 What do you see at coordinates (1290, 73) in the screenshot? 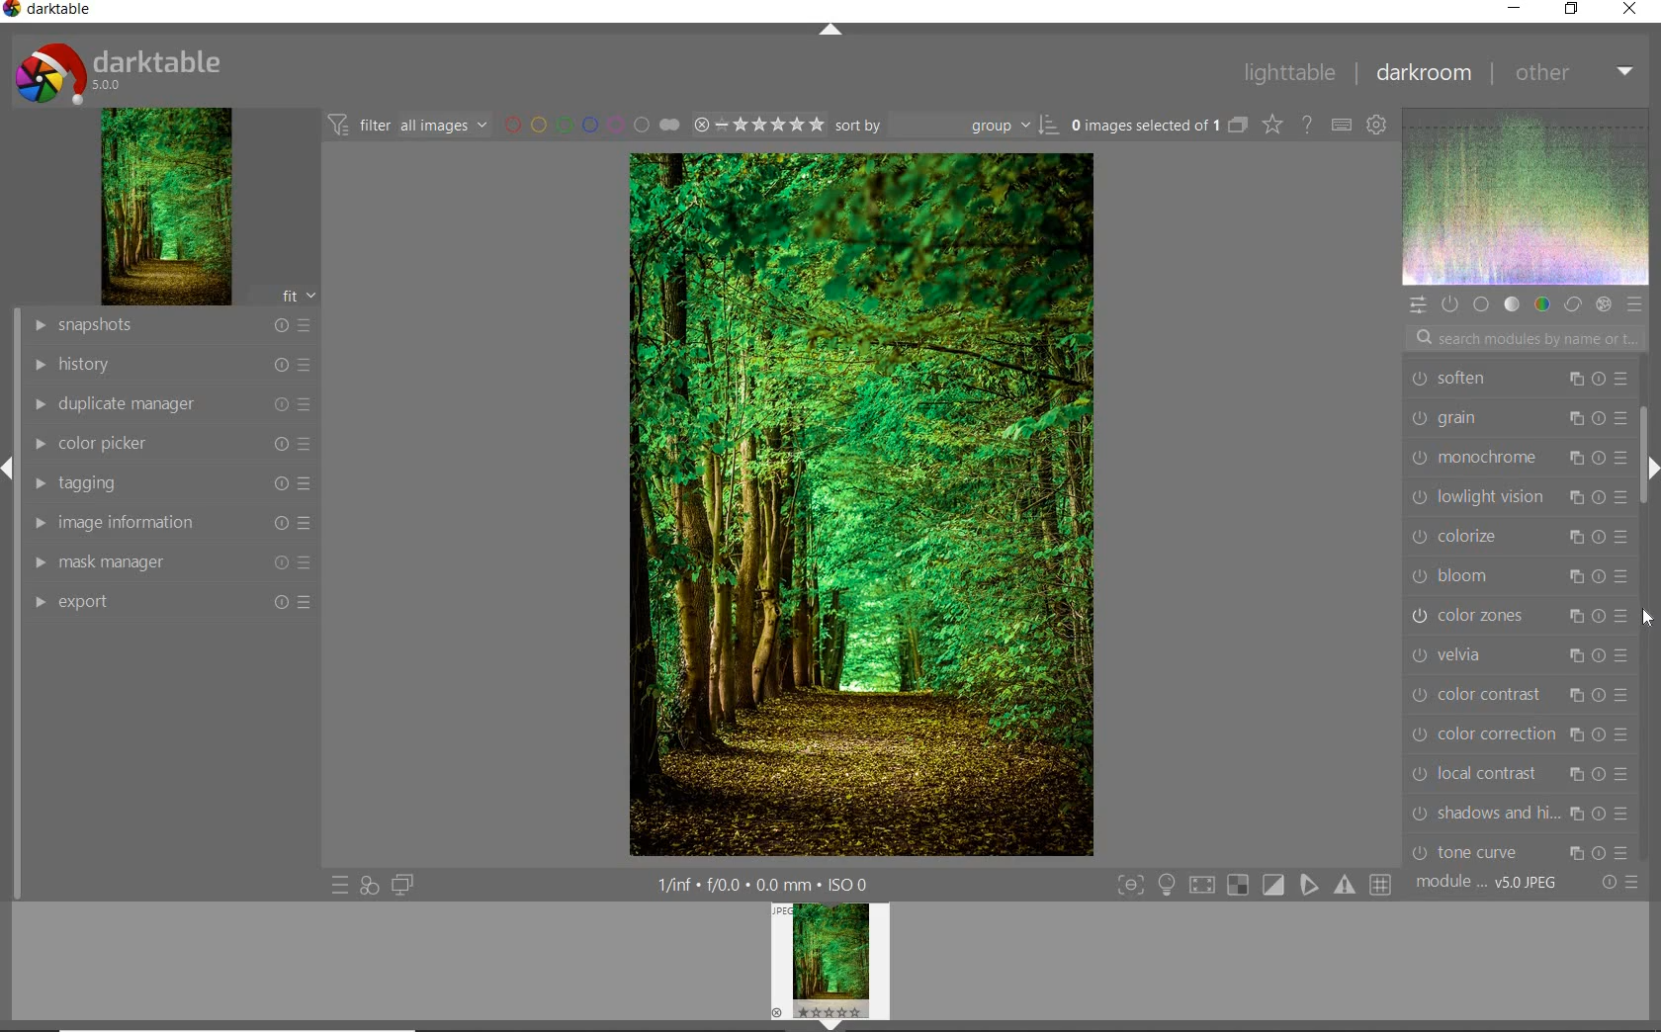
I see `LIGHTTABLE` at bounding box center [1290, 73].